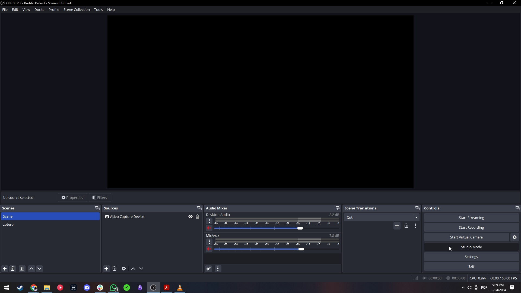  What do you see at coordinates (209, 269) in the screenshot?
I see `Advanced audio properties` at bounding box center [209, 269].